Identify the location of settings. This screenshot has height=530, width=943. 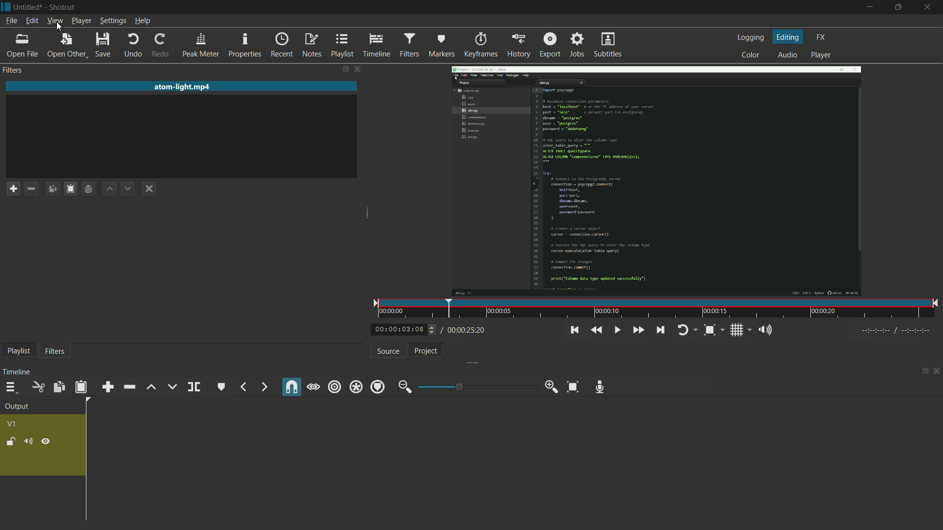
(114, 21).